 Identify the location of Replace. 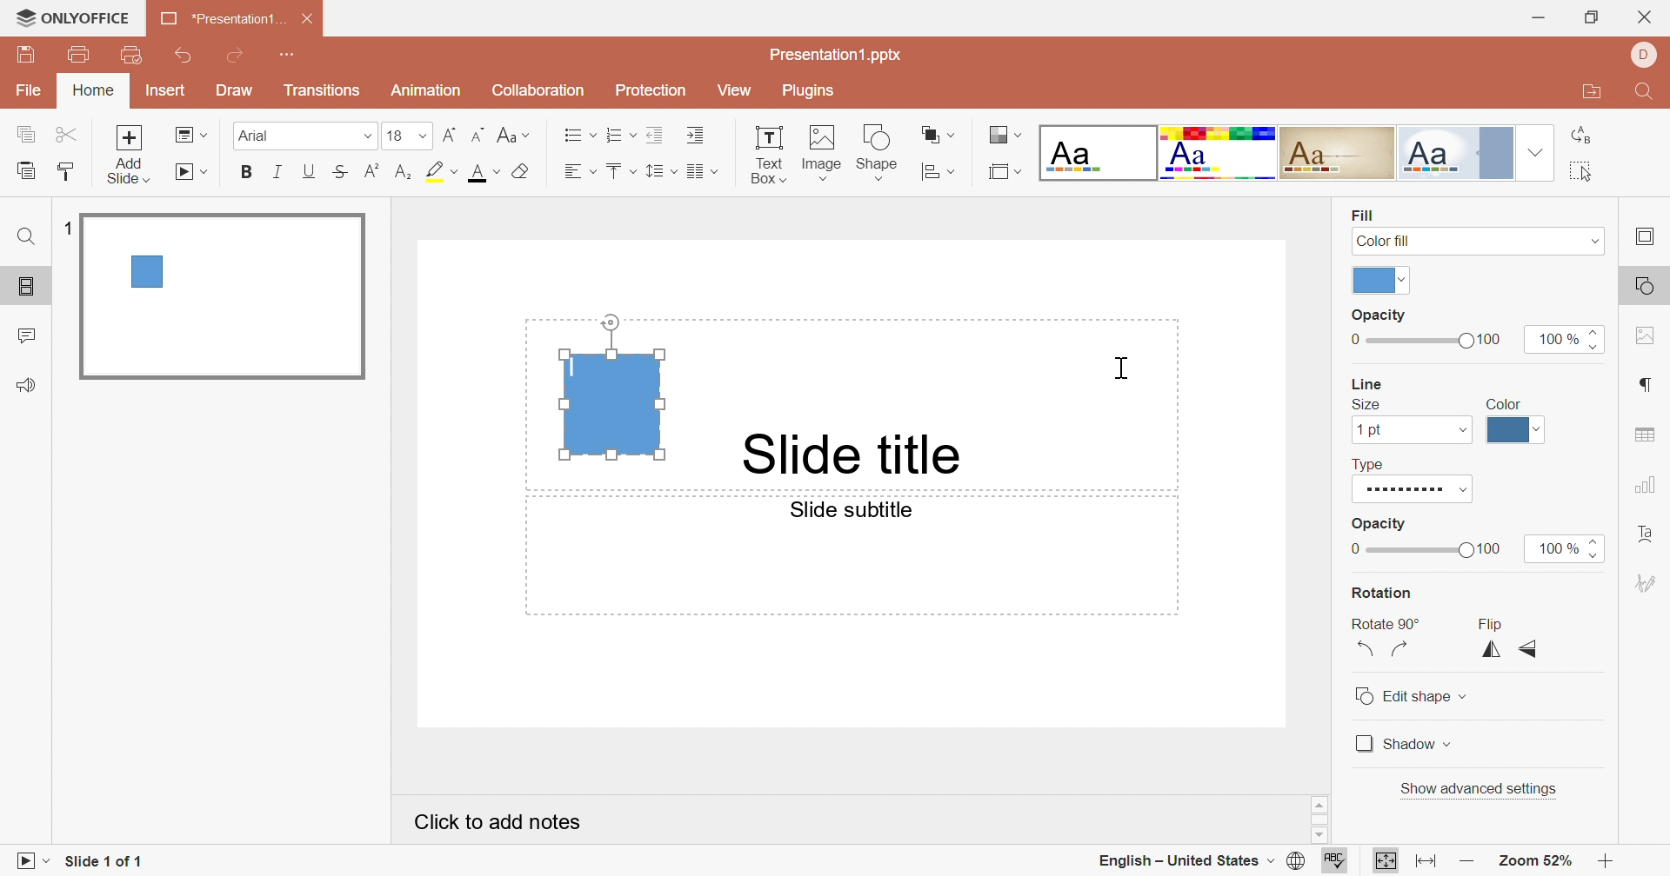
(1580, 130).